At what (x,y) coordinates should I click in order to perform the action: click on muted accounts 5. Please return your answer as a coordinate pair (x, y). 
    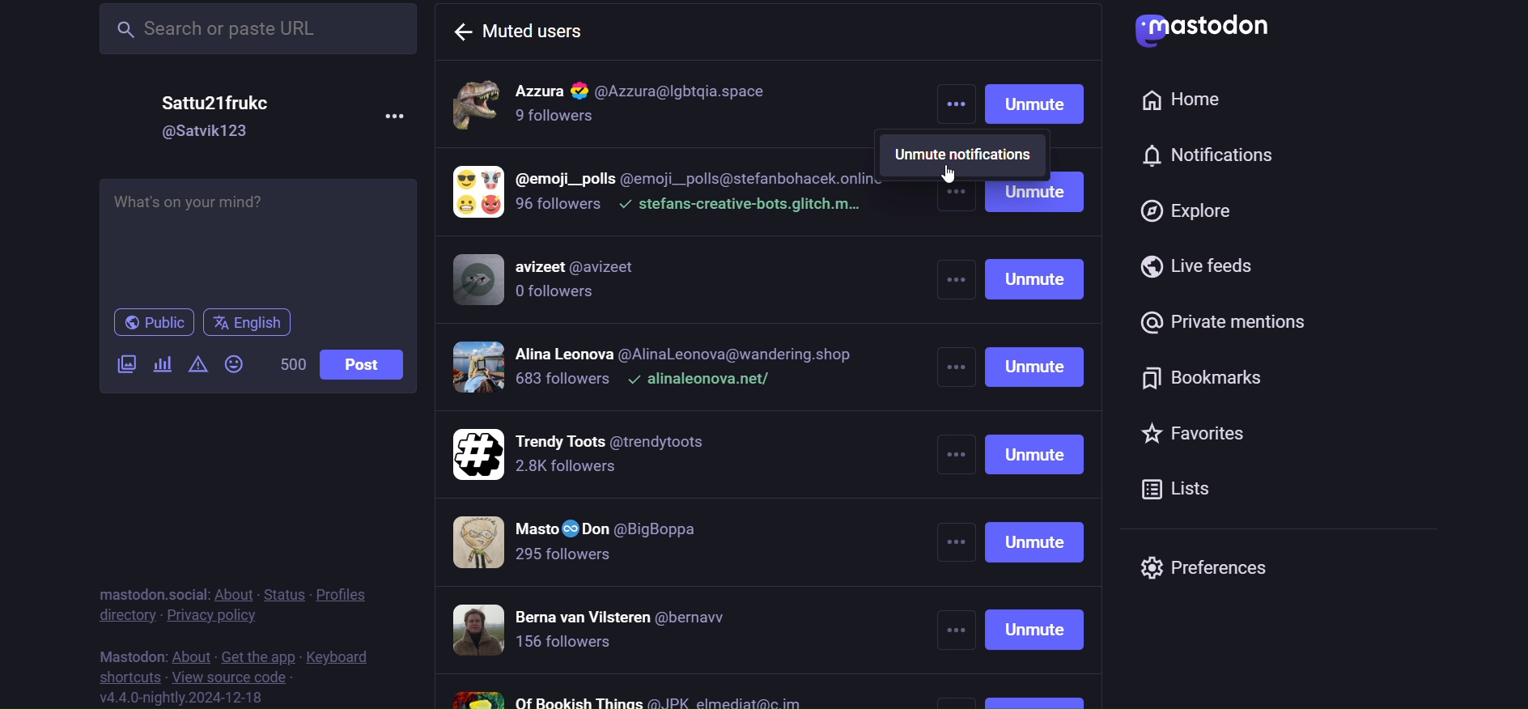
    Looking at the image, I should click on (602, 458).